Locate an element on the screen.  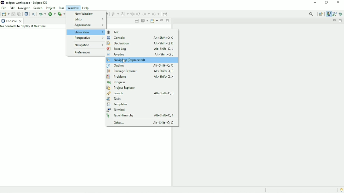
Next Annotation is located at coordinates (115, 14).